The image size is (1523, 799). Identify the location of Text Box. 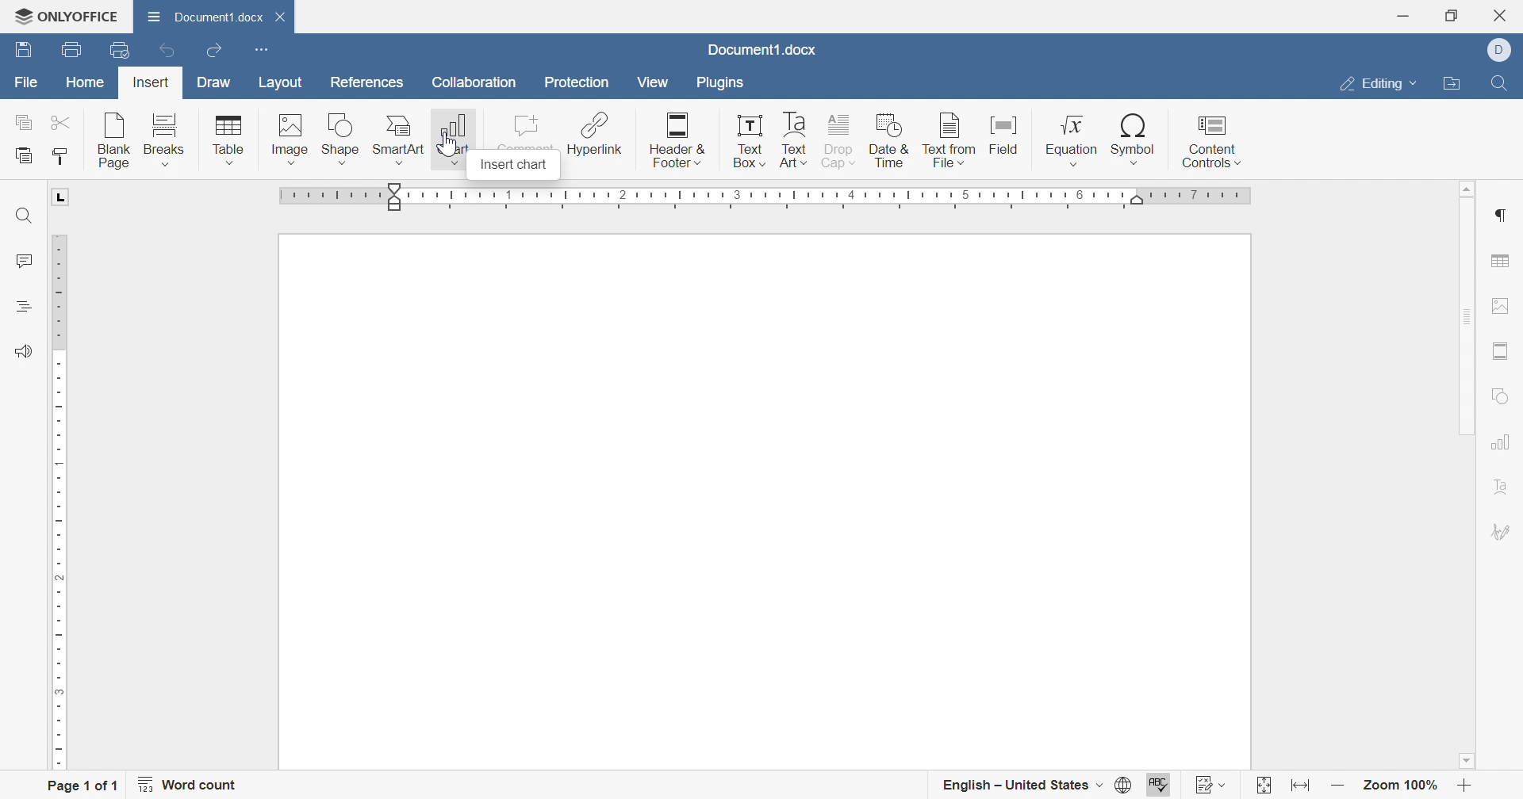
(750, 142).